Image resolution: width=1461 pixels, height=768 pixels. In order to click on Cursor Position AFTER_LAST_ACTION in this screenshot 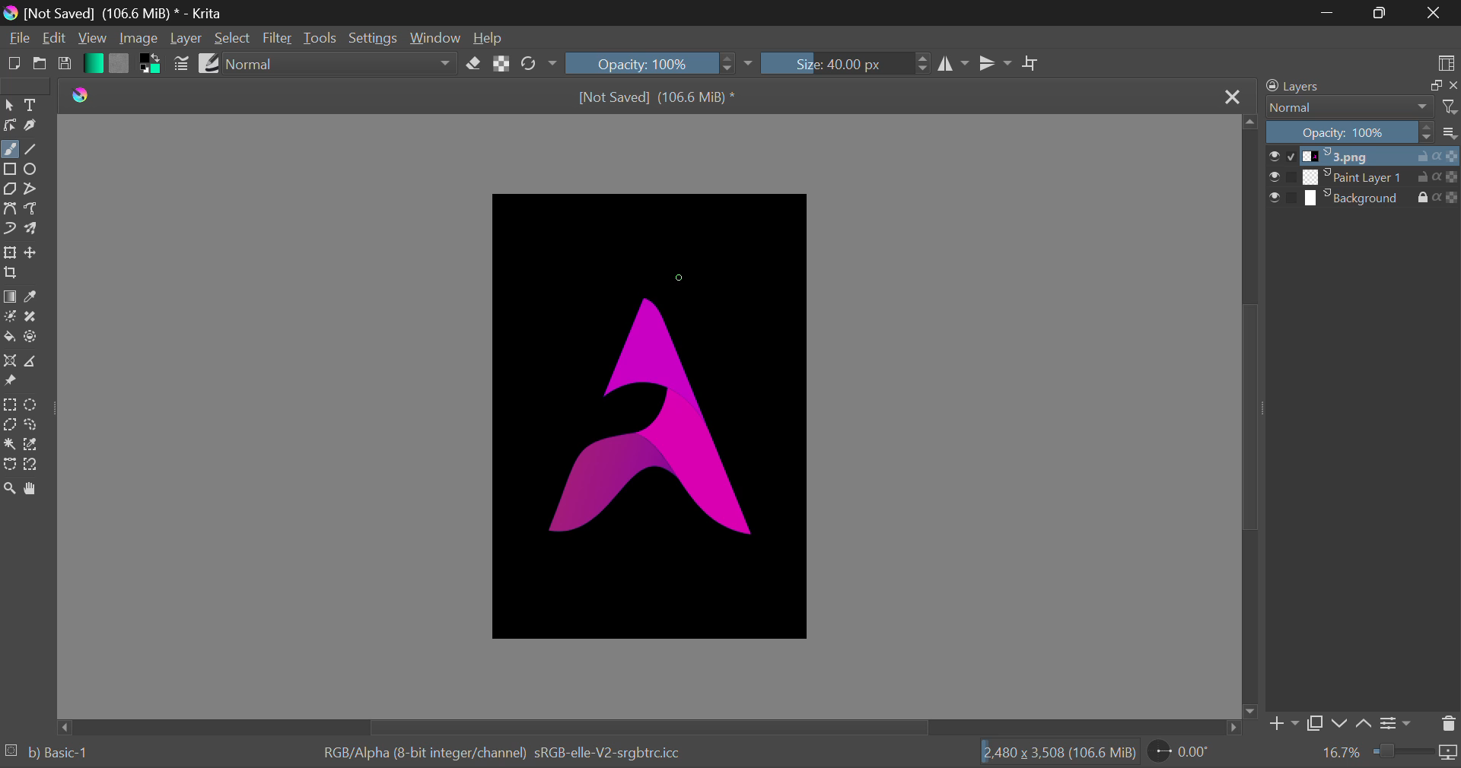, I will do `click(677, 277)`.